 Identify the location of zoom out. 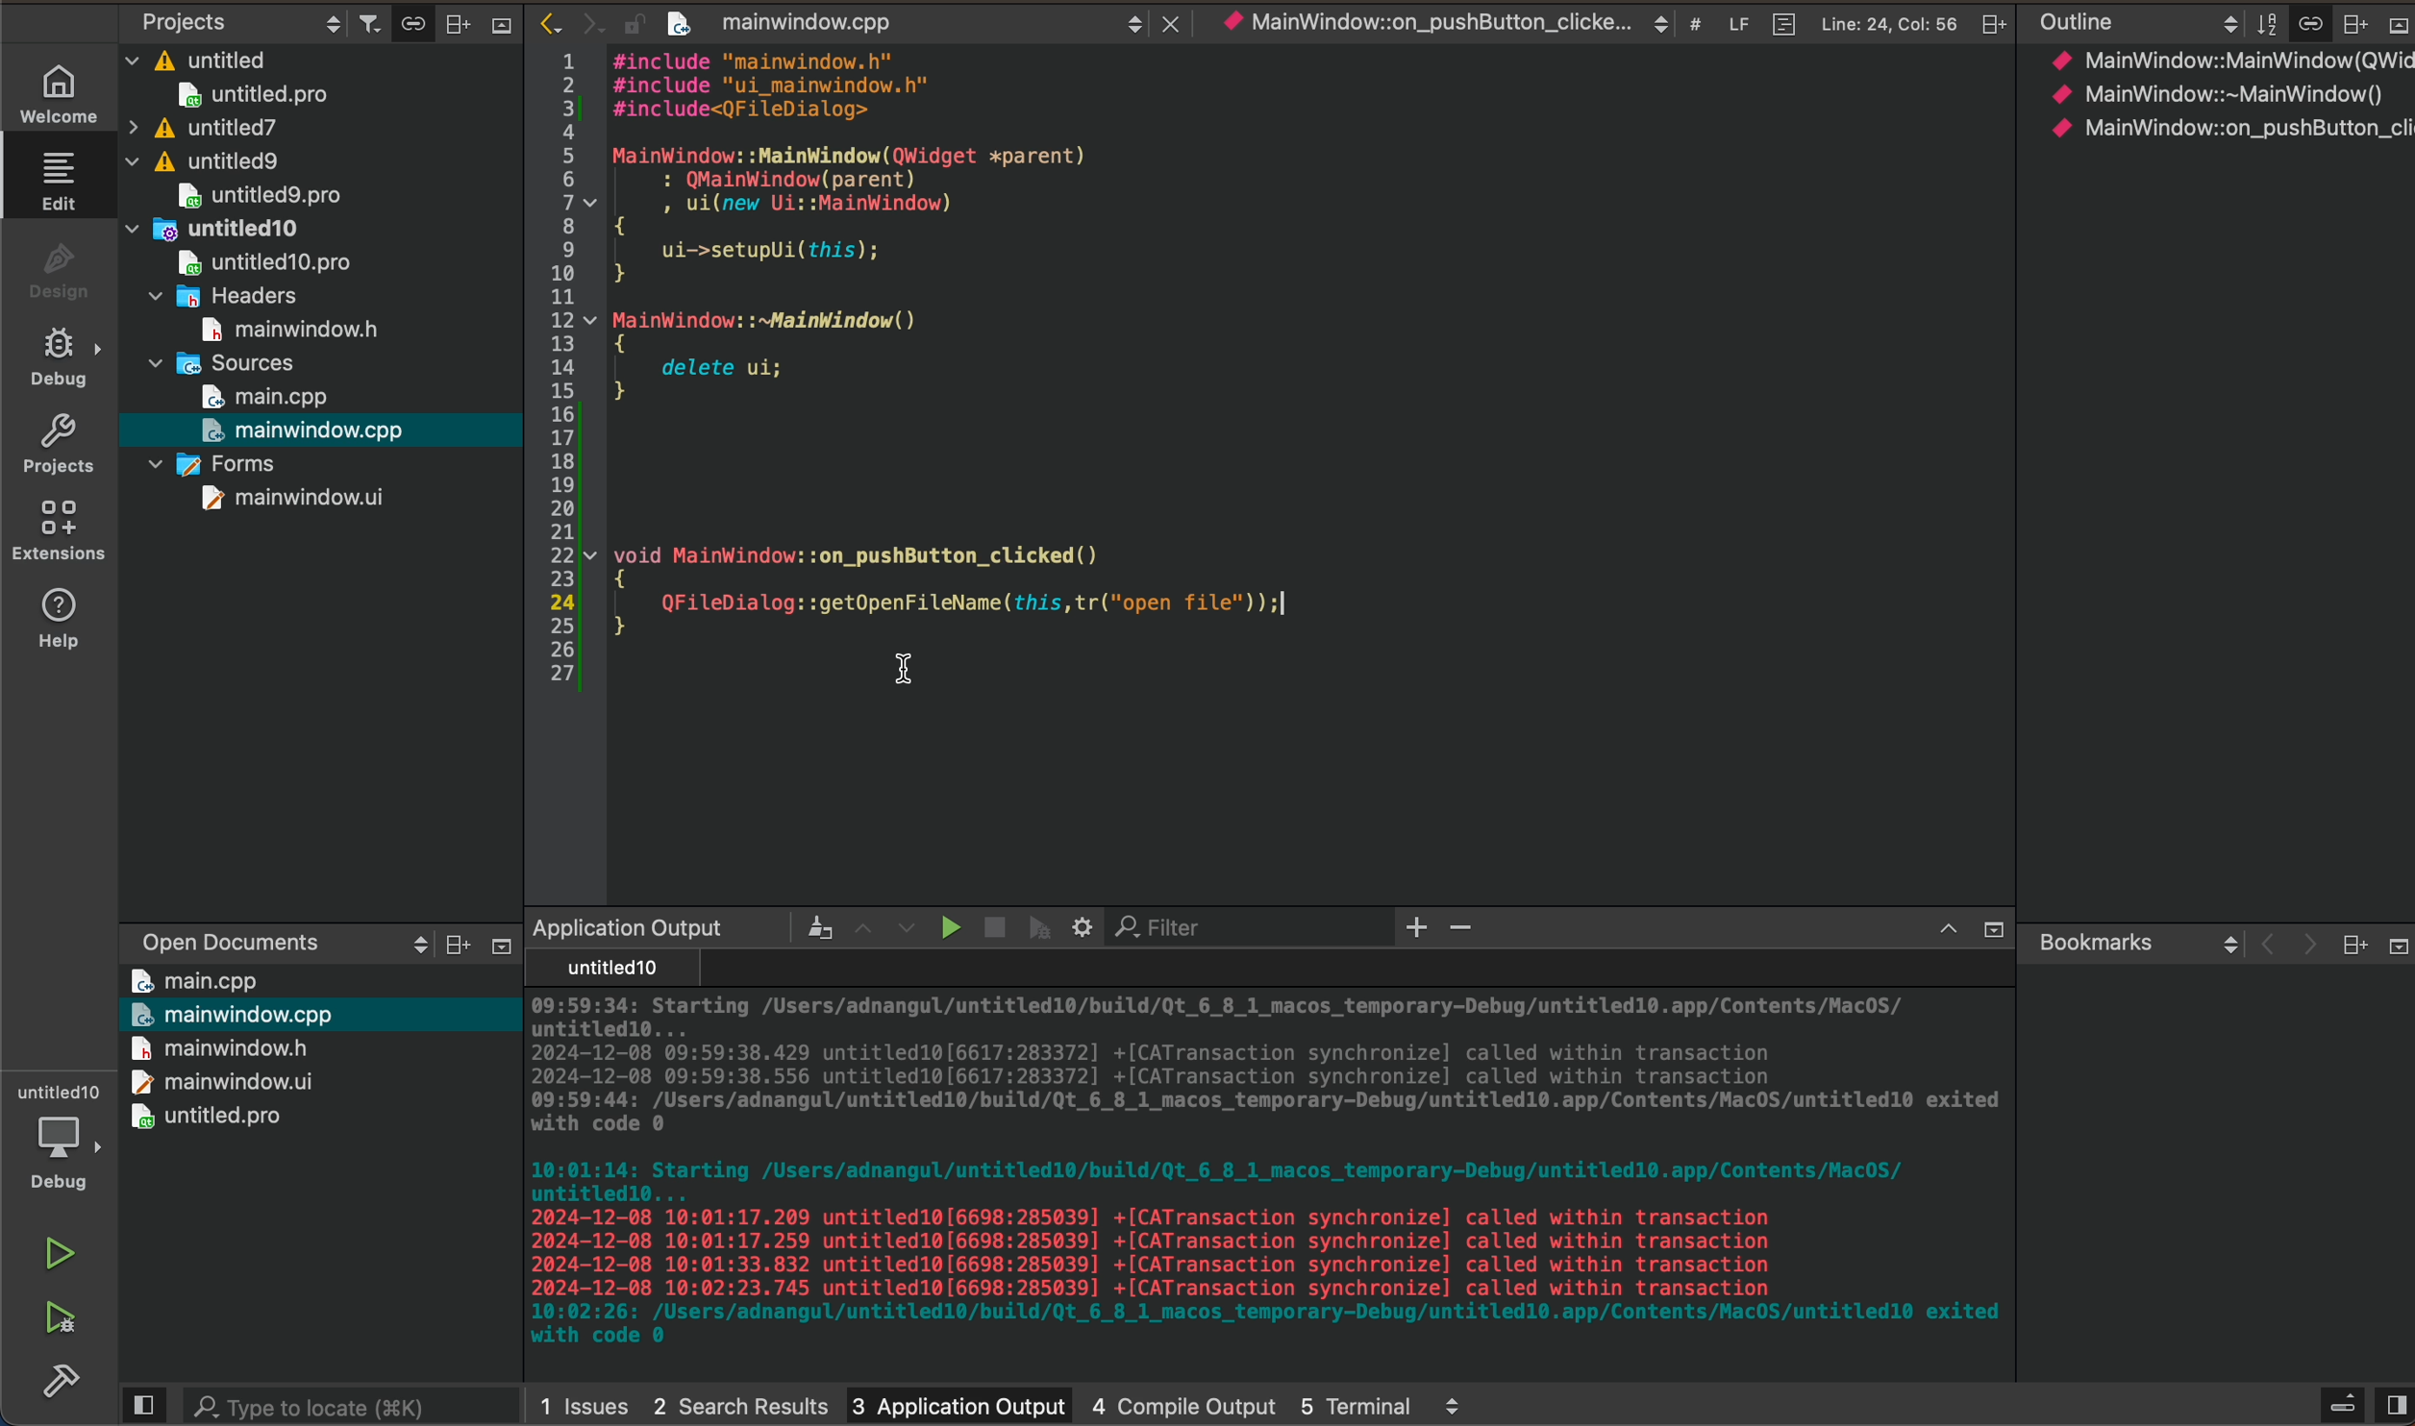
(1468, 931).